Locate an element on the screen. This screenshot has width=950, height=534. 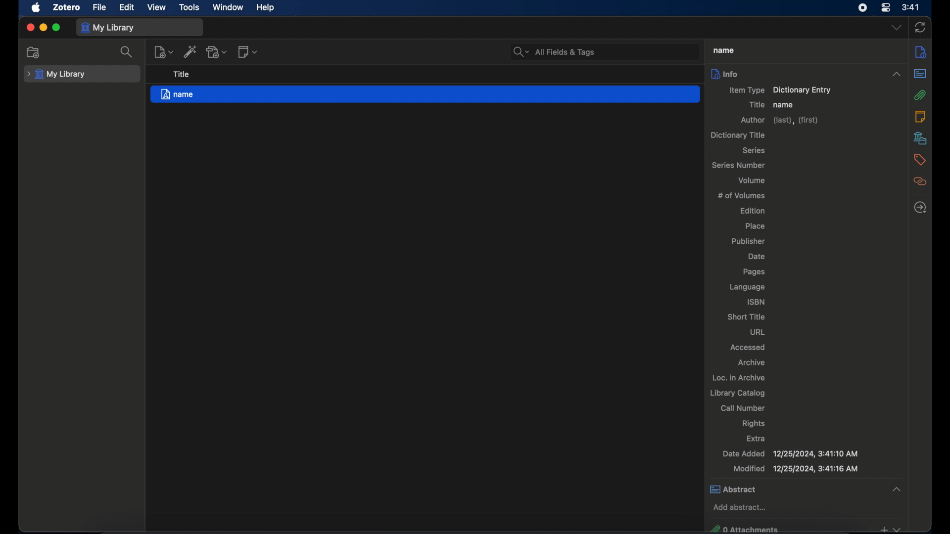
archive is located at coordinates (752, 363).